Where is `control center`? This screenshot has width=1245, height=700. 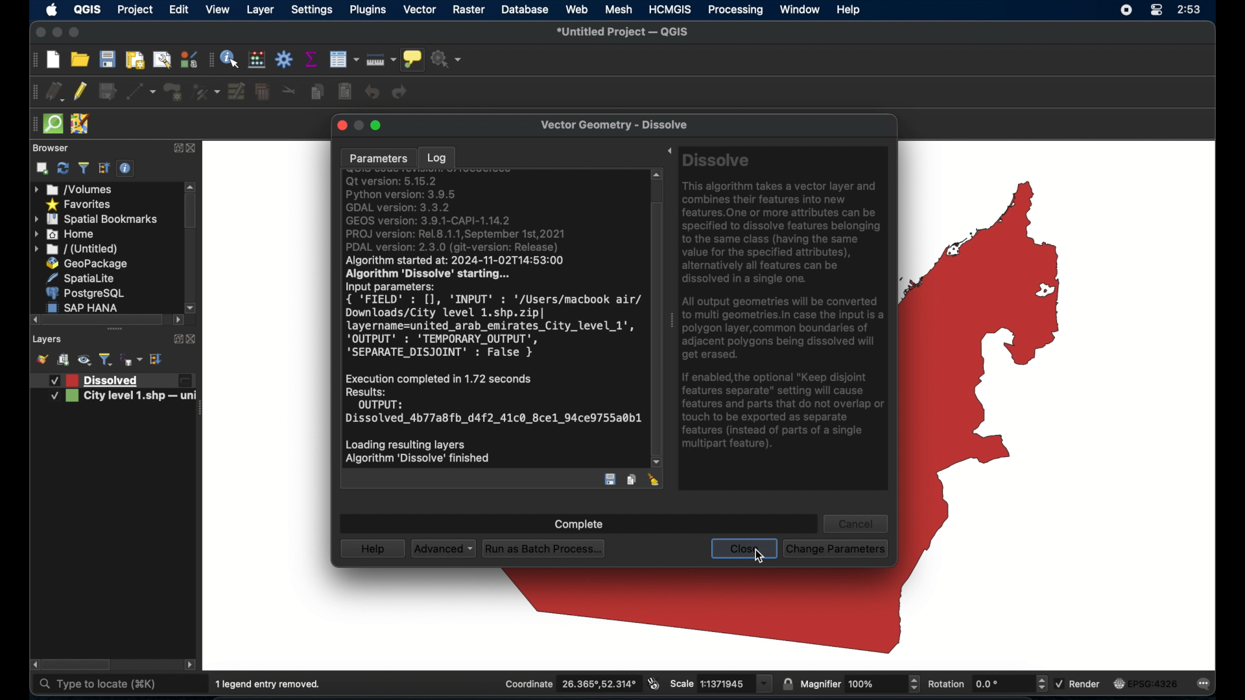
control center is located at coordinates (1155, 10).